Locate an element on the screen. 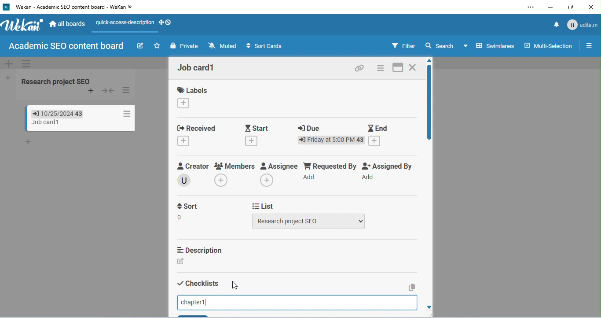  collapse is located at coordinates (109, 91).